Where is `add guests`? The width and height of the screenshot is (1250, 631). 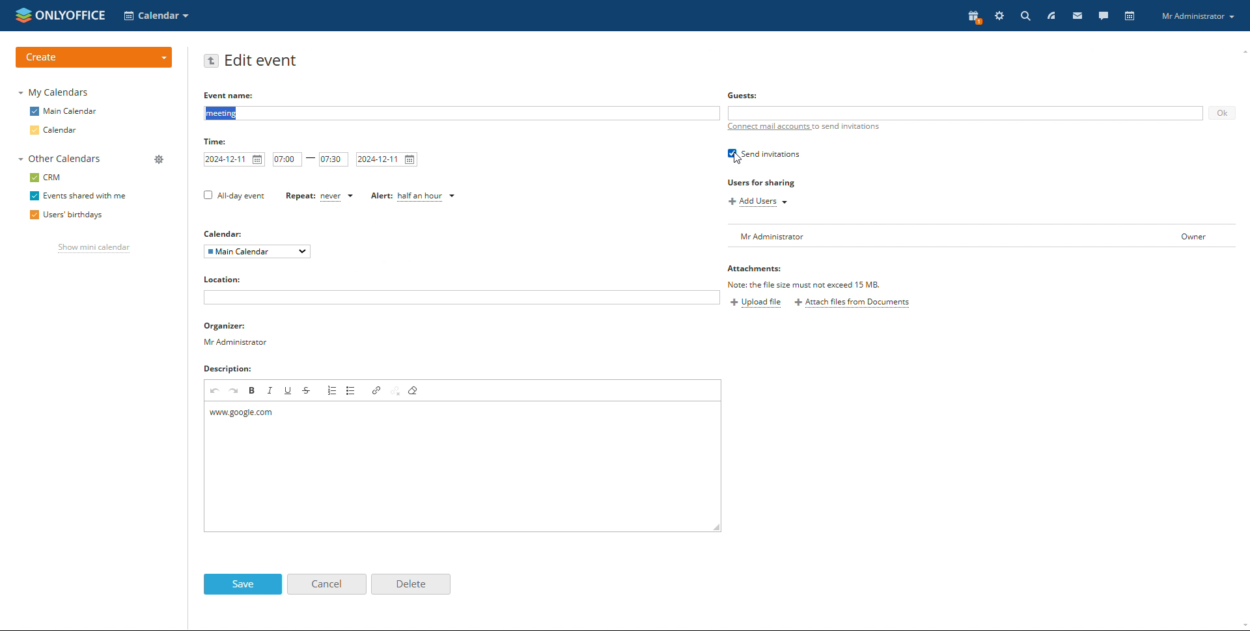 add guests is located at coordinates (965, 113).